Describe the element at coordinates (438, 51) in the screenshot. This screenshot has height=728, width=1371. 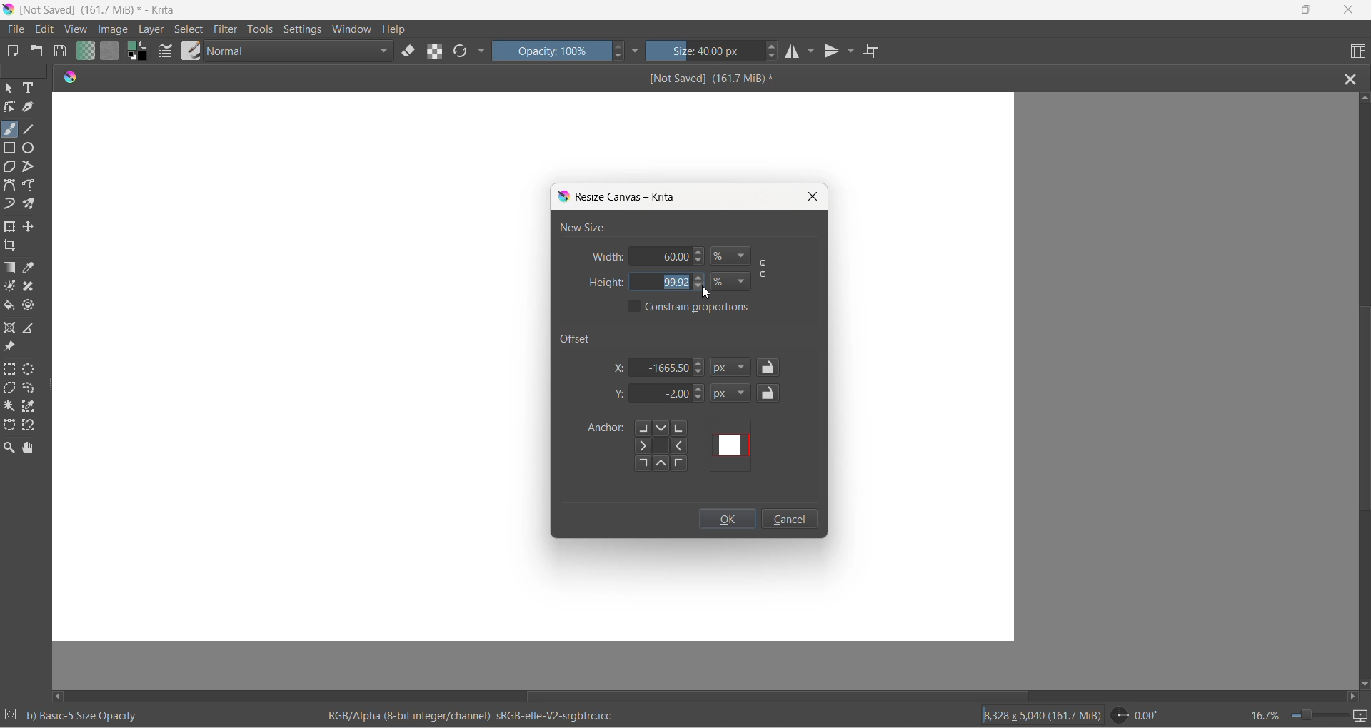
I see `preserve alpha` at that location.